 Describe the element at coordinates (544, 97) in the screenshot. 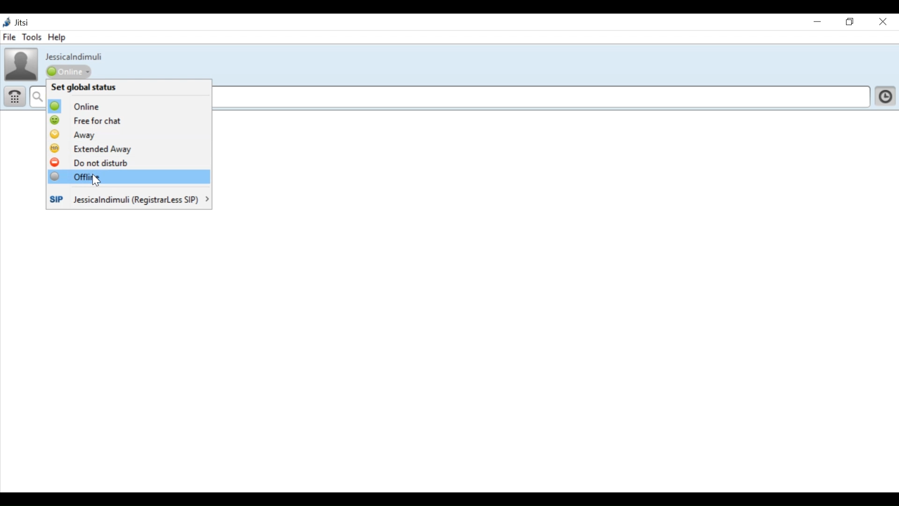

I see `Enter name or number` at that location.